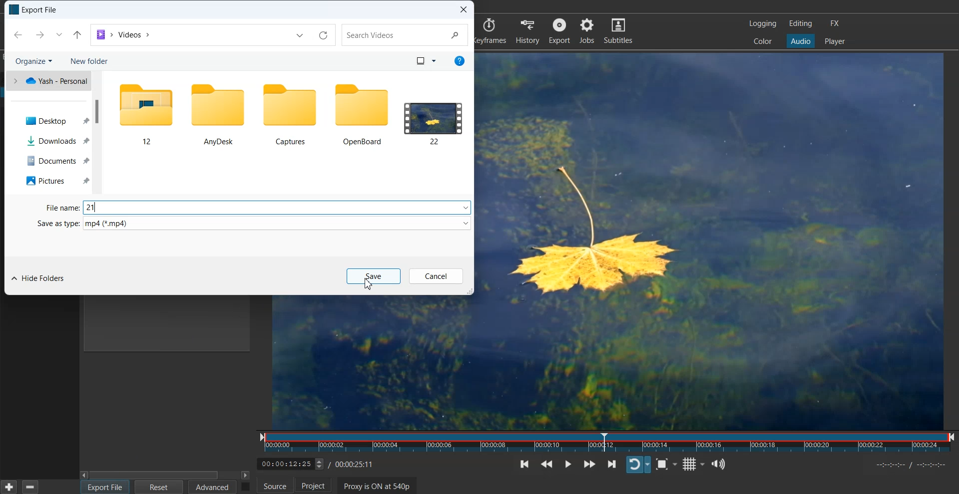 The image size is (959, 494). I want to click on Cancel, so click(436, 276).